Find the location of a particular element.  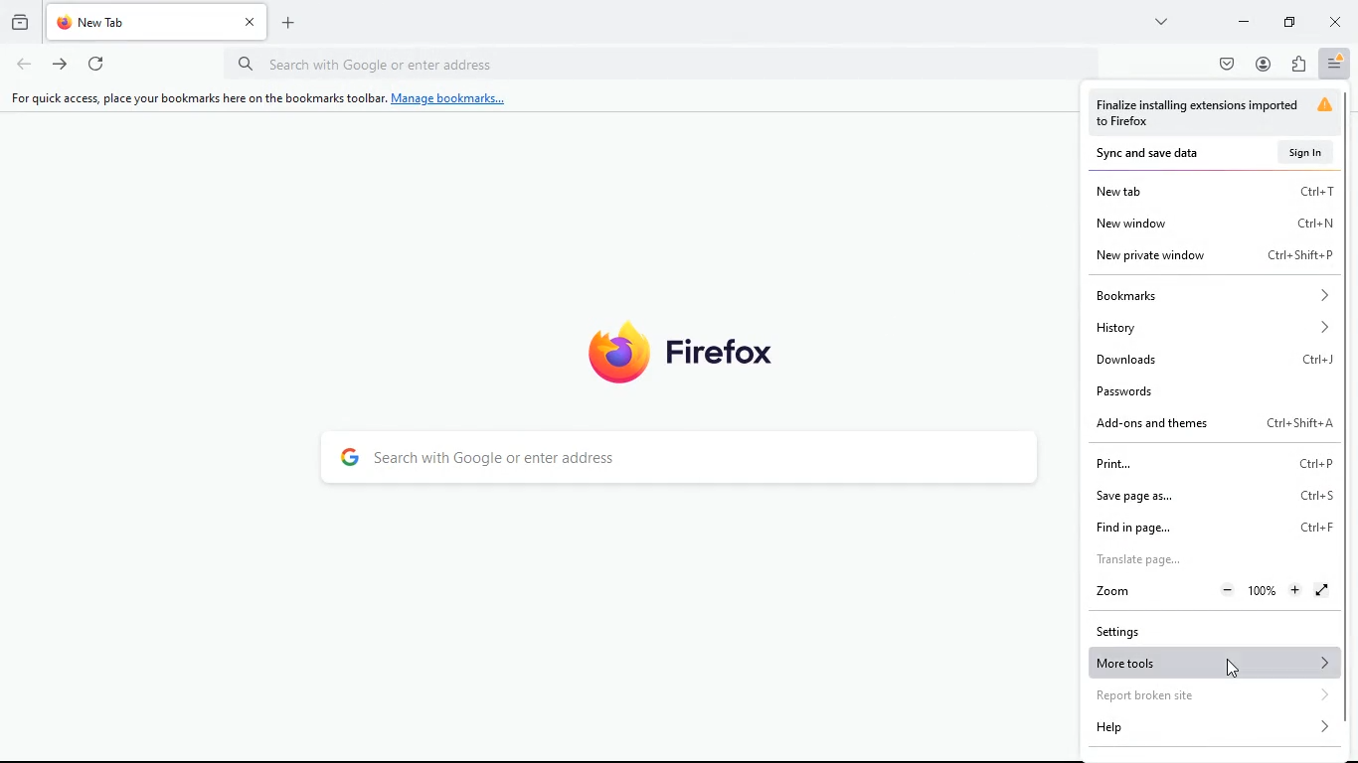

history is located at coordinates (20, 20).